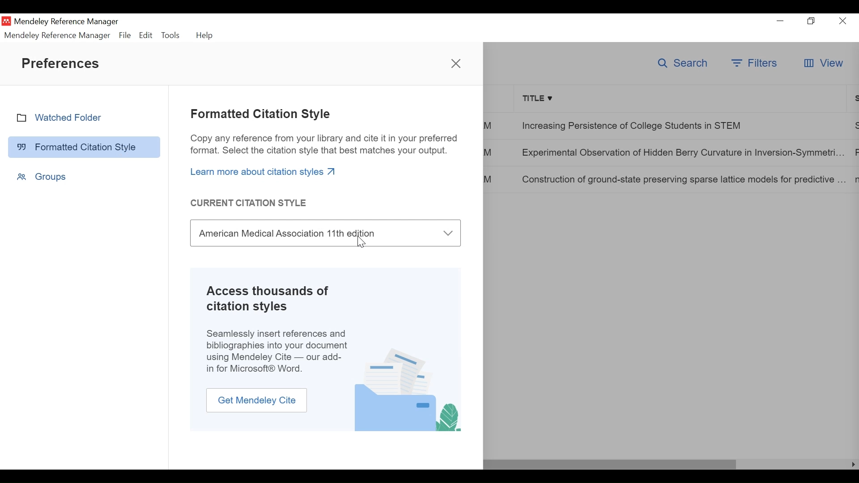  Describe the element at coordinates (257, 401) in the screenshot. I see `Get Mendeley Cite` at that location.